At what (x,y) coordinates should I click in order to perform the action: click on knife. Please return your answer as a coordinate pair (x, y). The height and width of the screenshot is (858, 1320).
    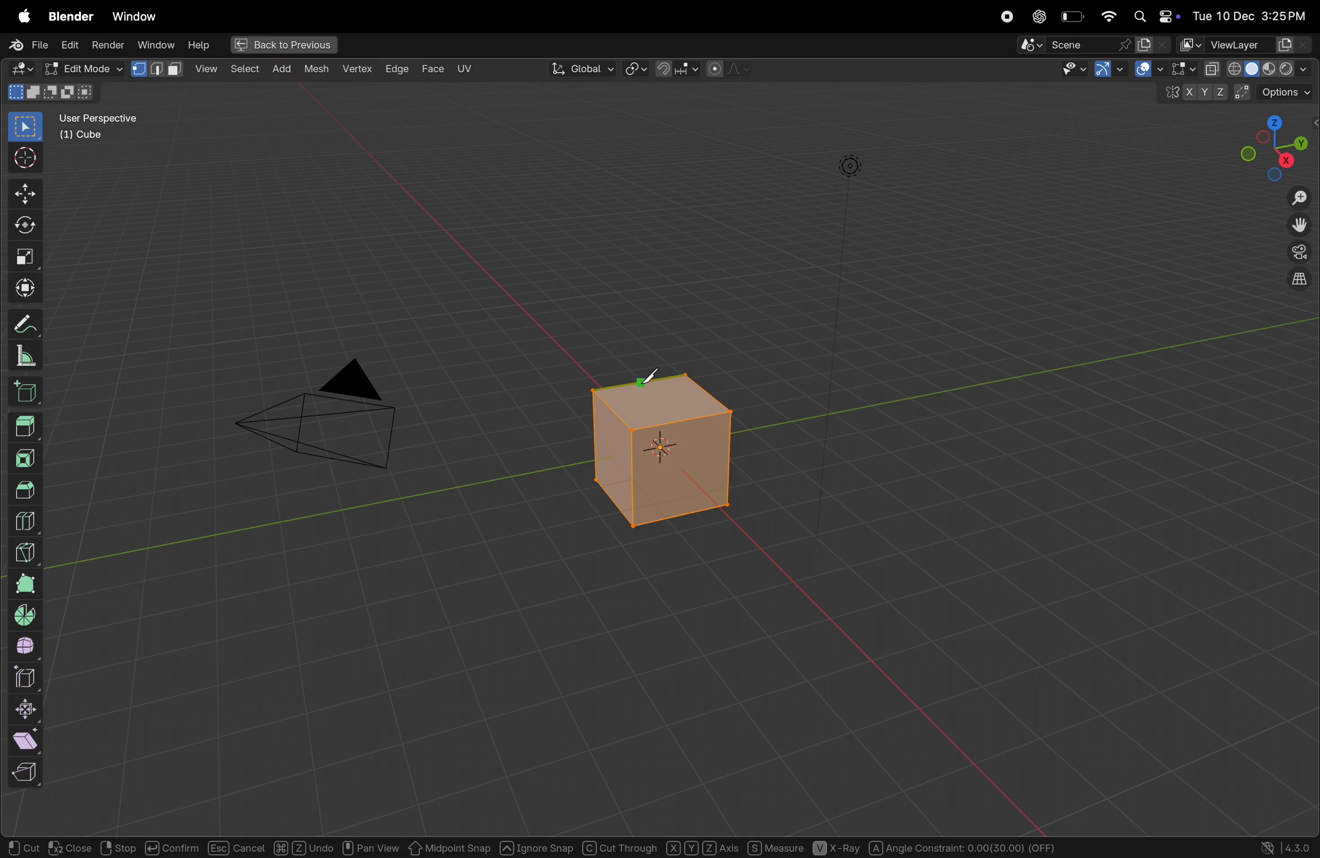
    Looking at the image, I should click on (26, 550).